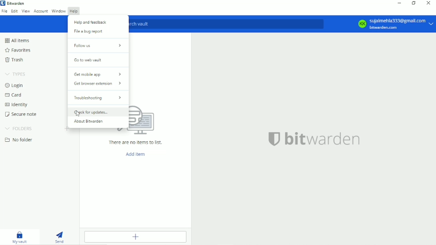 The image size is (436, 245). I want to click on Get mobile app >, so click(98, 75).